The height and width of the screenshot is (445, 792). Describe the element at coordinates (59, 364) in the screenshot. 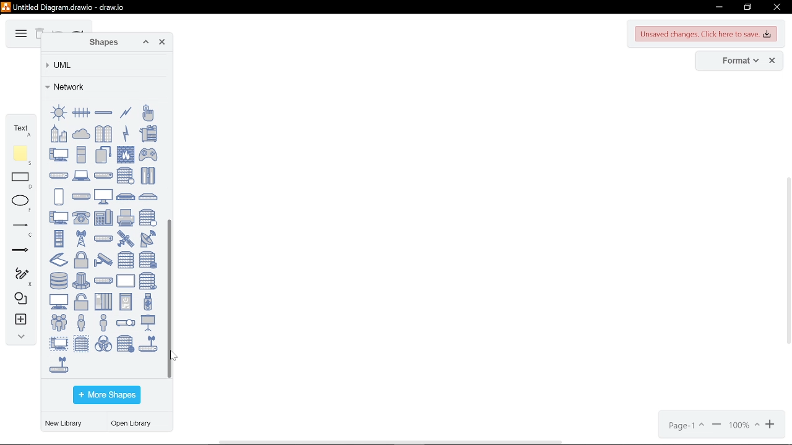

I see `wireless modem` at that location.